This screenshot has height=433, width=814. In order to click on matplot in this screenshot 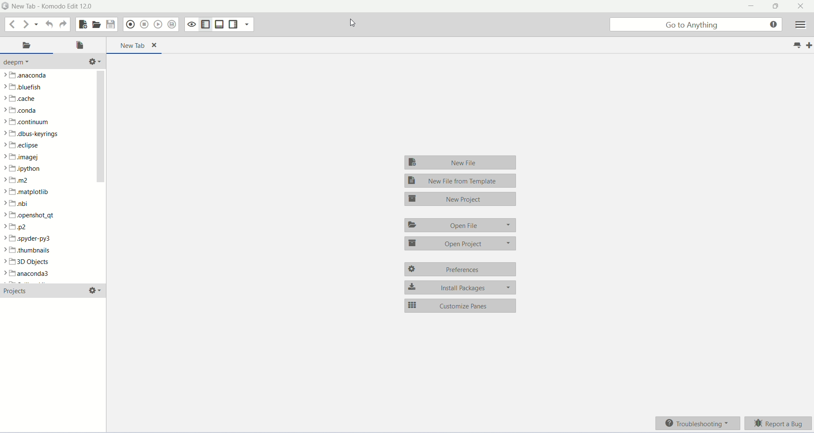, I will do `click(28, 192)`.